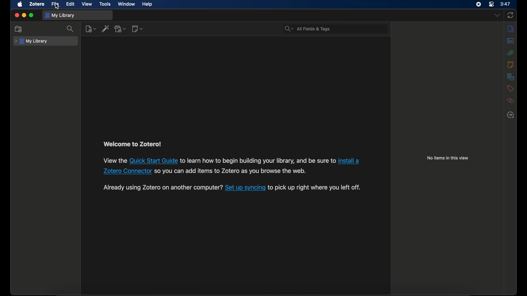 This screenshot has width=527, height=296. I want to click on help, so click(148, 4).